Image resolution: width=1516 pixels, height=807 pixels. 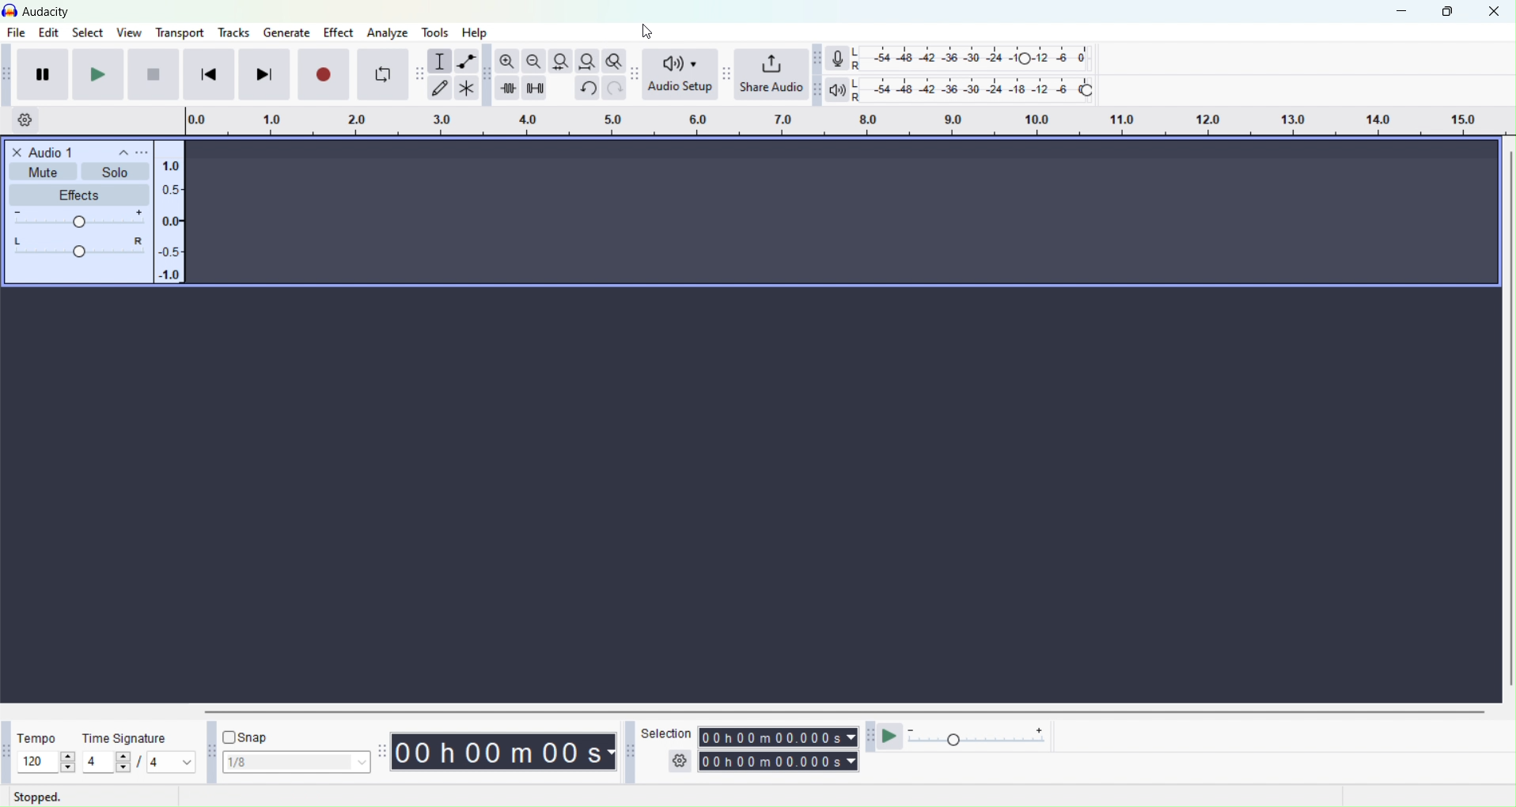 What do you see at coordinates (78, 195) in the screenshot?
I see `effects` at bounding box center [78, 195].